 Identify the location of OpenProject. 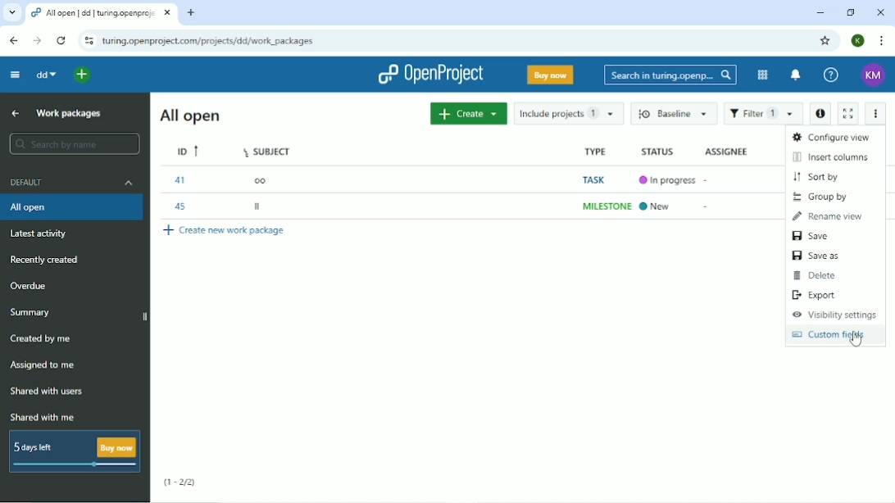
(430, 74).